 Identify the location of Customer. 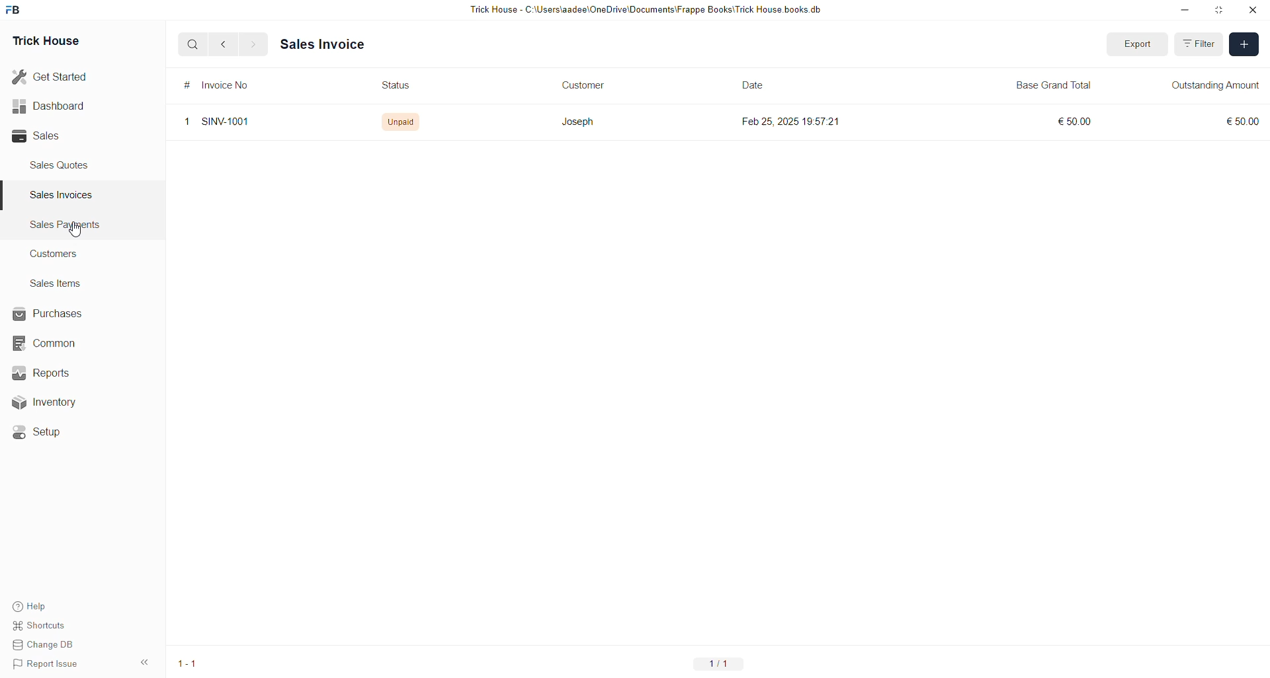
(582, 85).